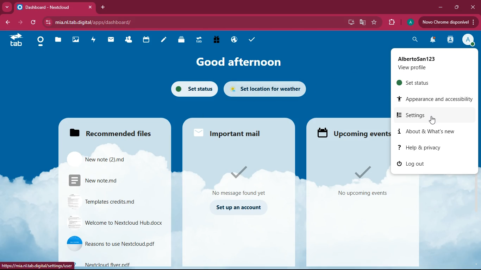 Image resolution: width=481 pixels, height=270 pixels. What do you see at coordinates (114, 159) in the screenshot?
I see `files` at bounding box center [114, 159].